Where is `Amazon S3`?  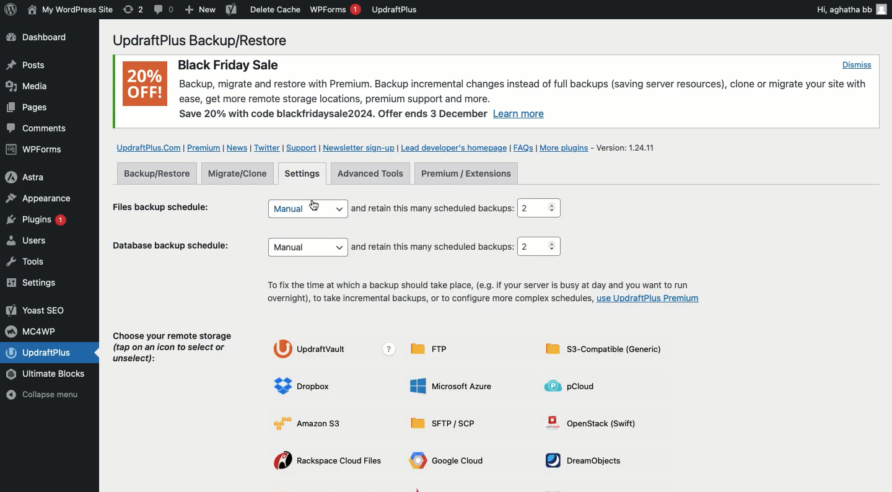 Amazon S3 is located at coordinates (317, 423).